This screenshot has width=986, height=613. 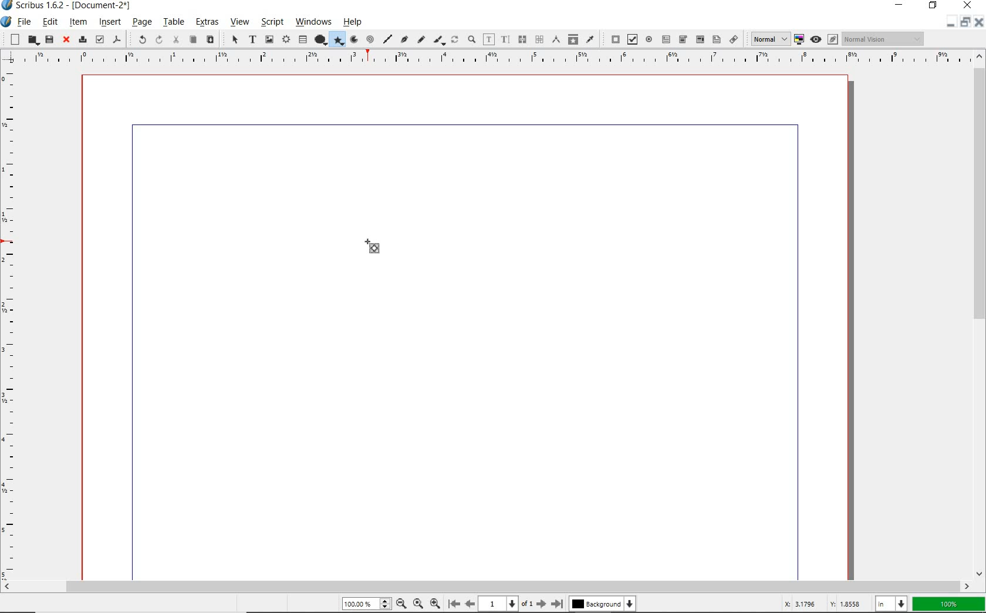 I want to click on page, so click(x=141, y=22).